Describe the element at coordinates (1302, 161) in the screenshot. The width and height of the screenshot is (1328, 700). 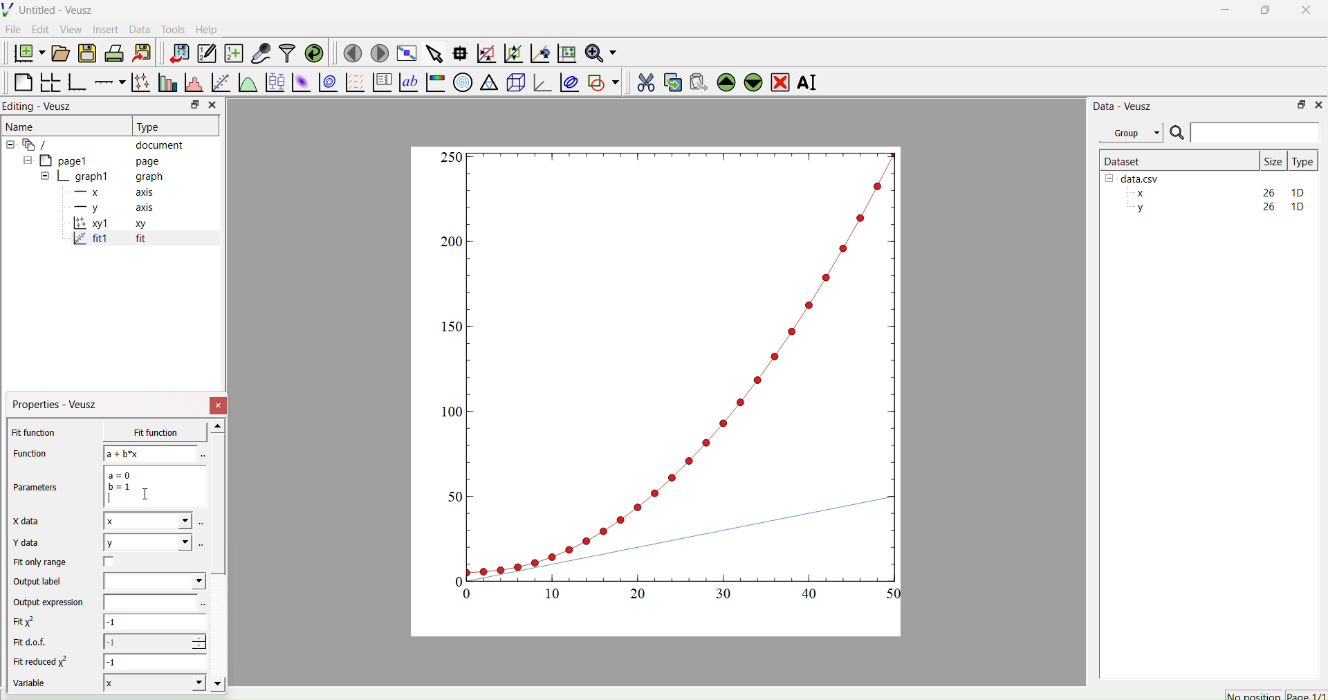
I see `Type` at that location.